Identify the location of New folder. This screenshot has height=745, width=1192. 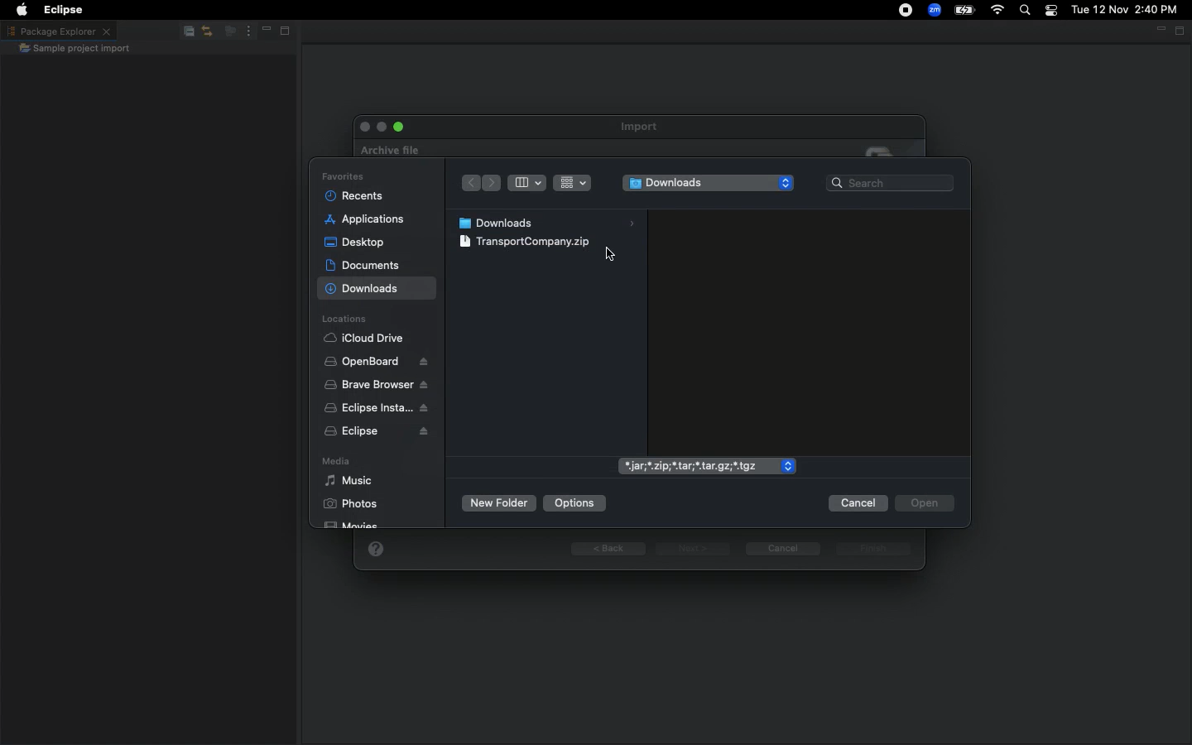
(498, 505).